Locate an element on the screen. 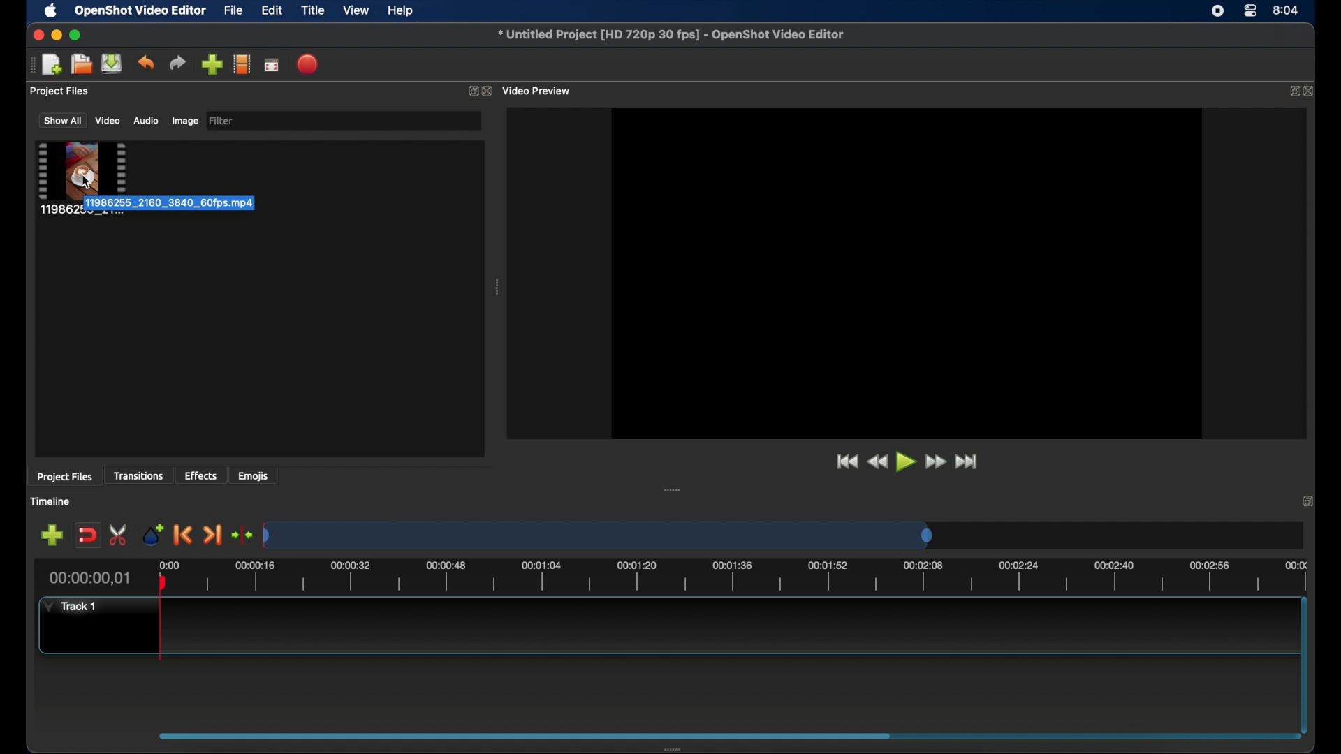  rewind is located at coordinates (878, 462).